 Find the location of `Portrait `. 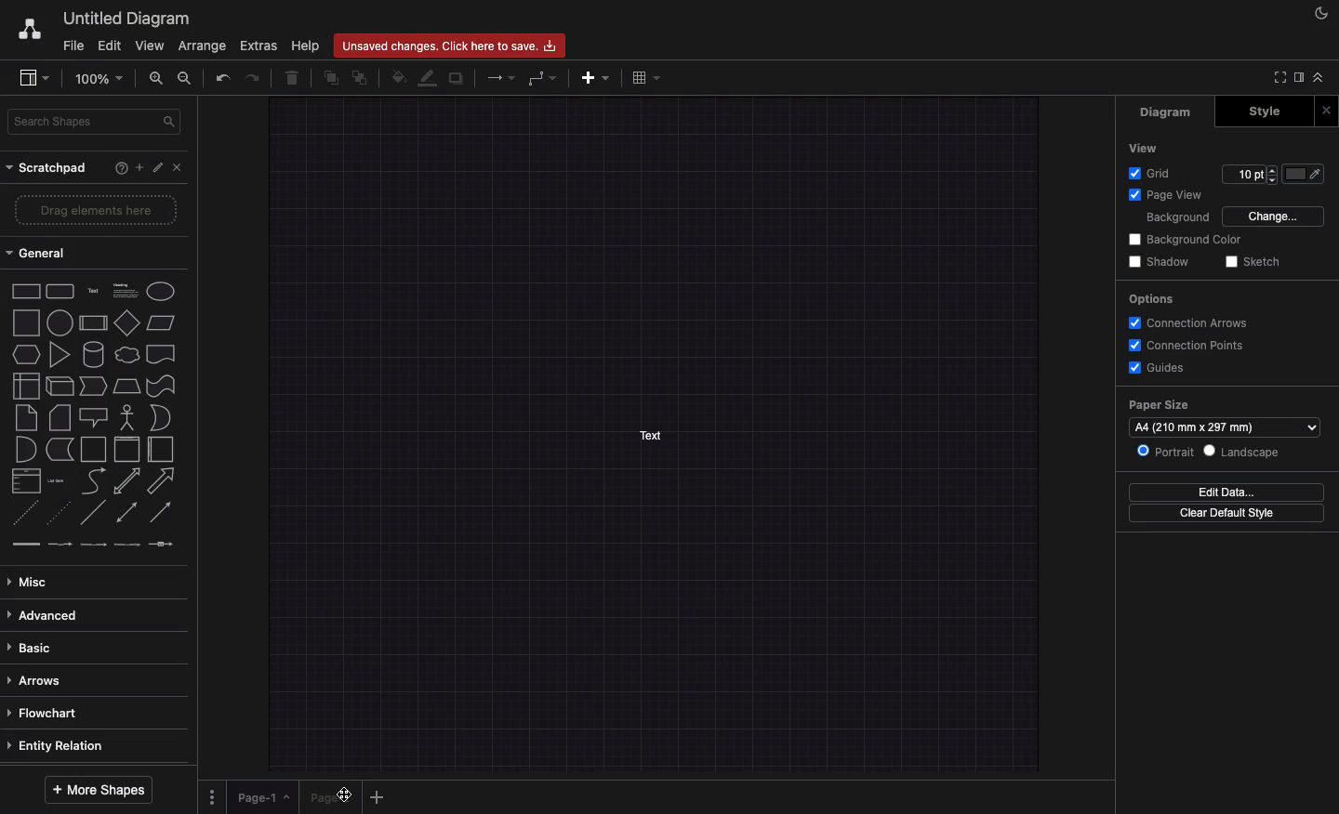

Portrait  is located at coordinates (1169, 452).